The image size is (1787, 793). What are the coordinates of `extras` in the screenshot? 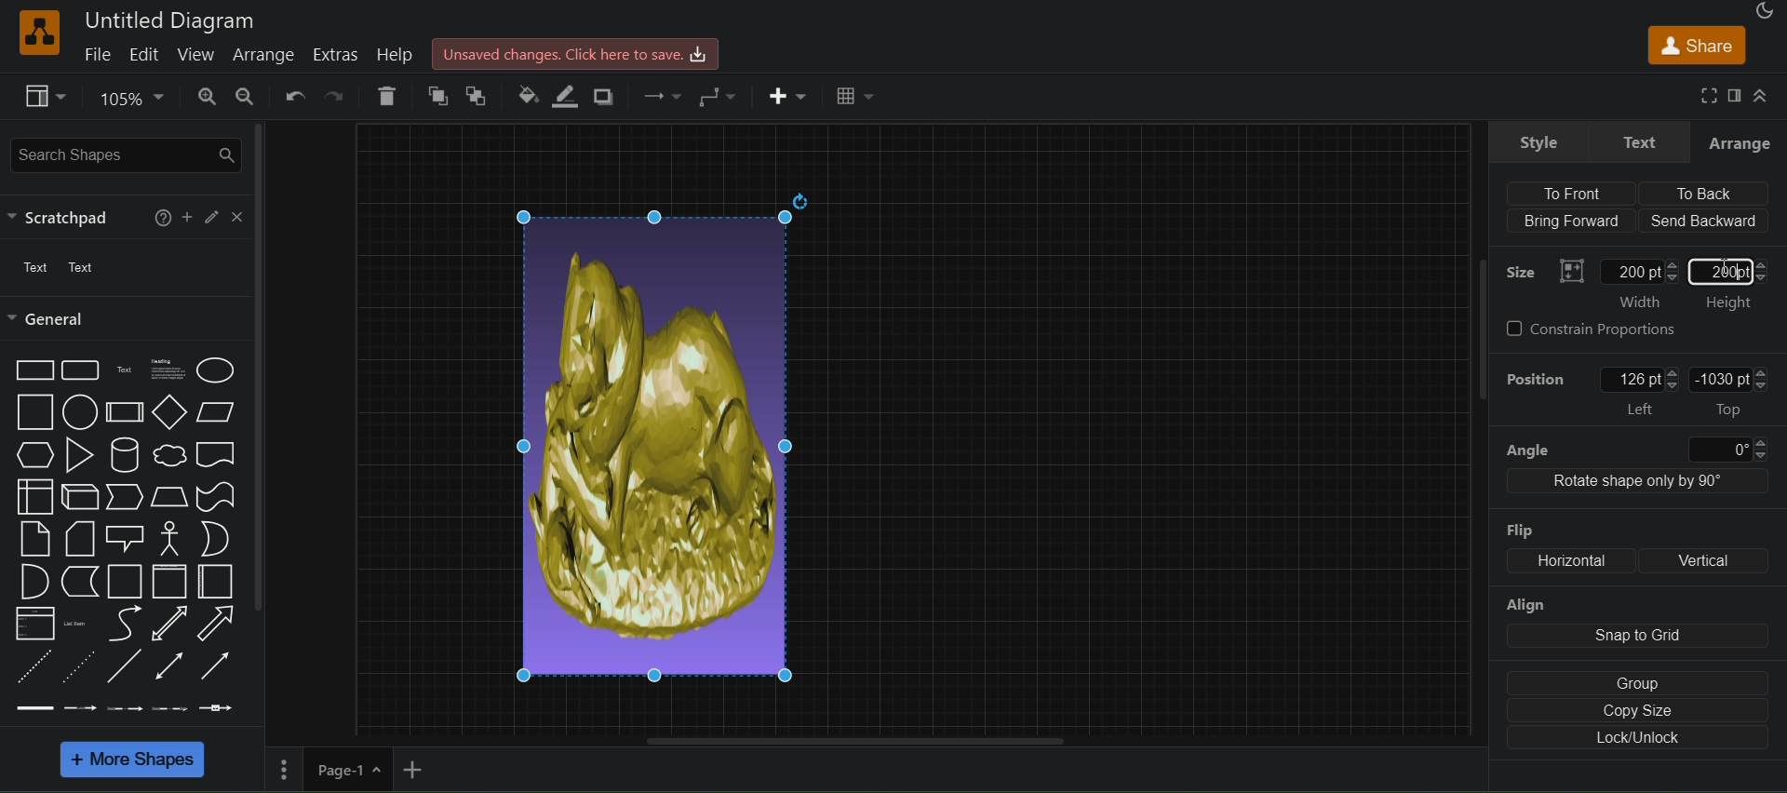 It's located at (336, 54).